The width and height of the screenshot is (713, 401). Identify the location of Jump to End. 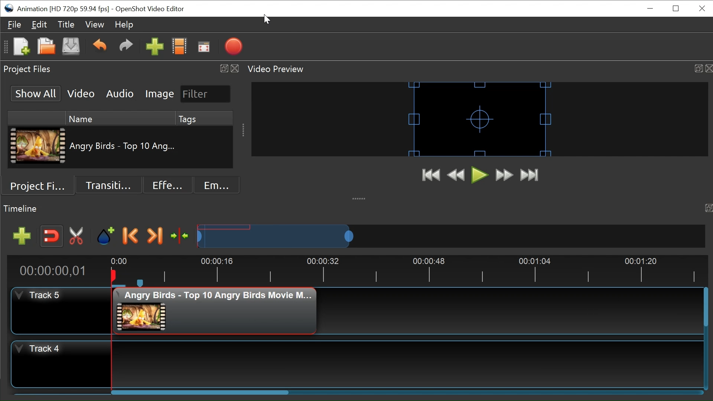
(529, 176).